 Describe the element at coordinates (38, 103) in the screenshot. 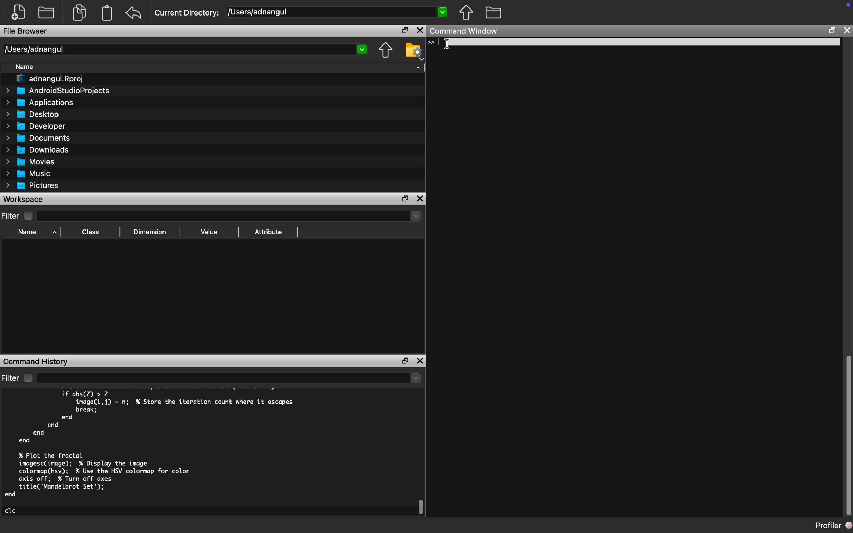

I see `Applications` at that location.